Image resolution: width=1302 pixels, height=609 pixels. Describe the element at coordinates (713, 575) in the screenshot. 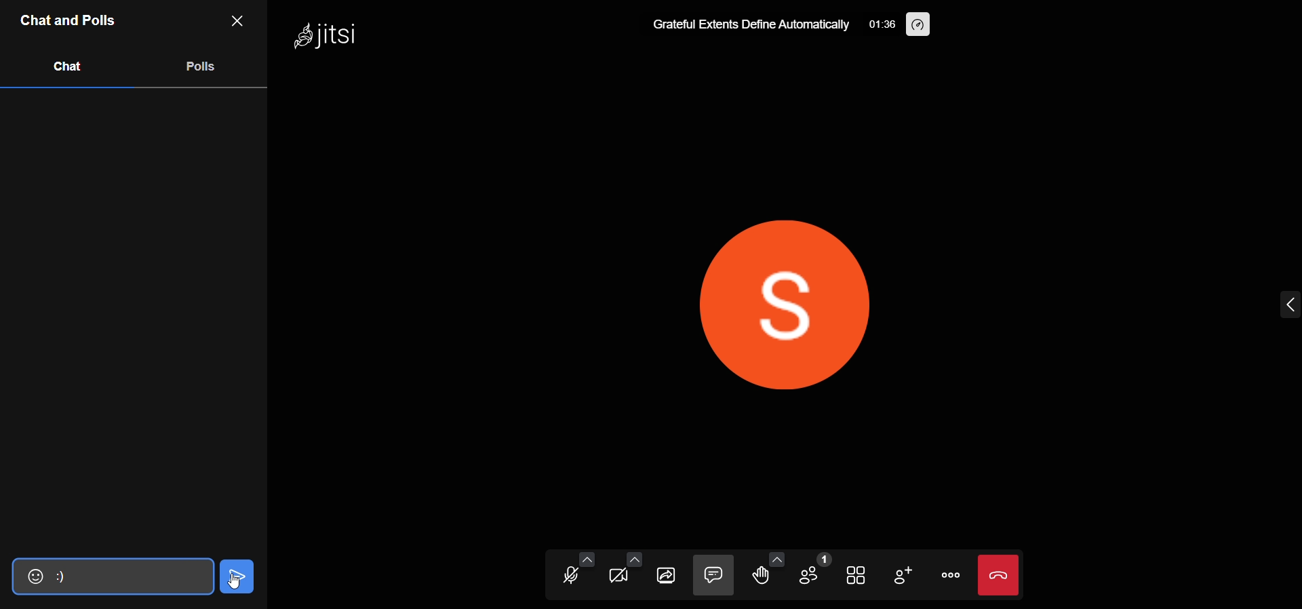

I see `chat` at that location.